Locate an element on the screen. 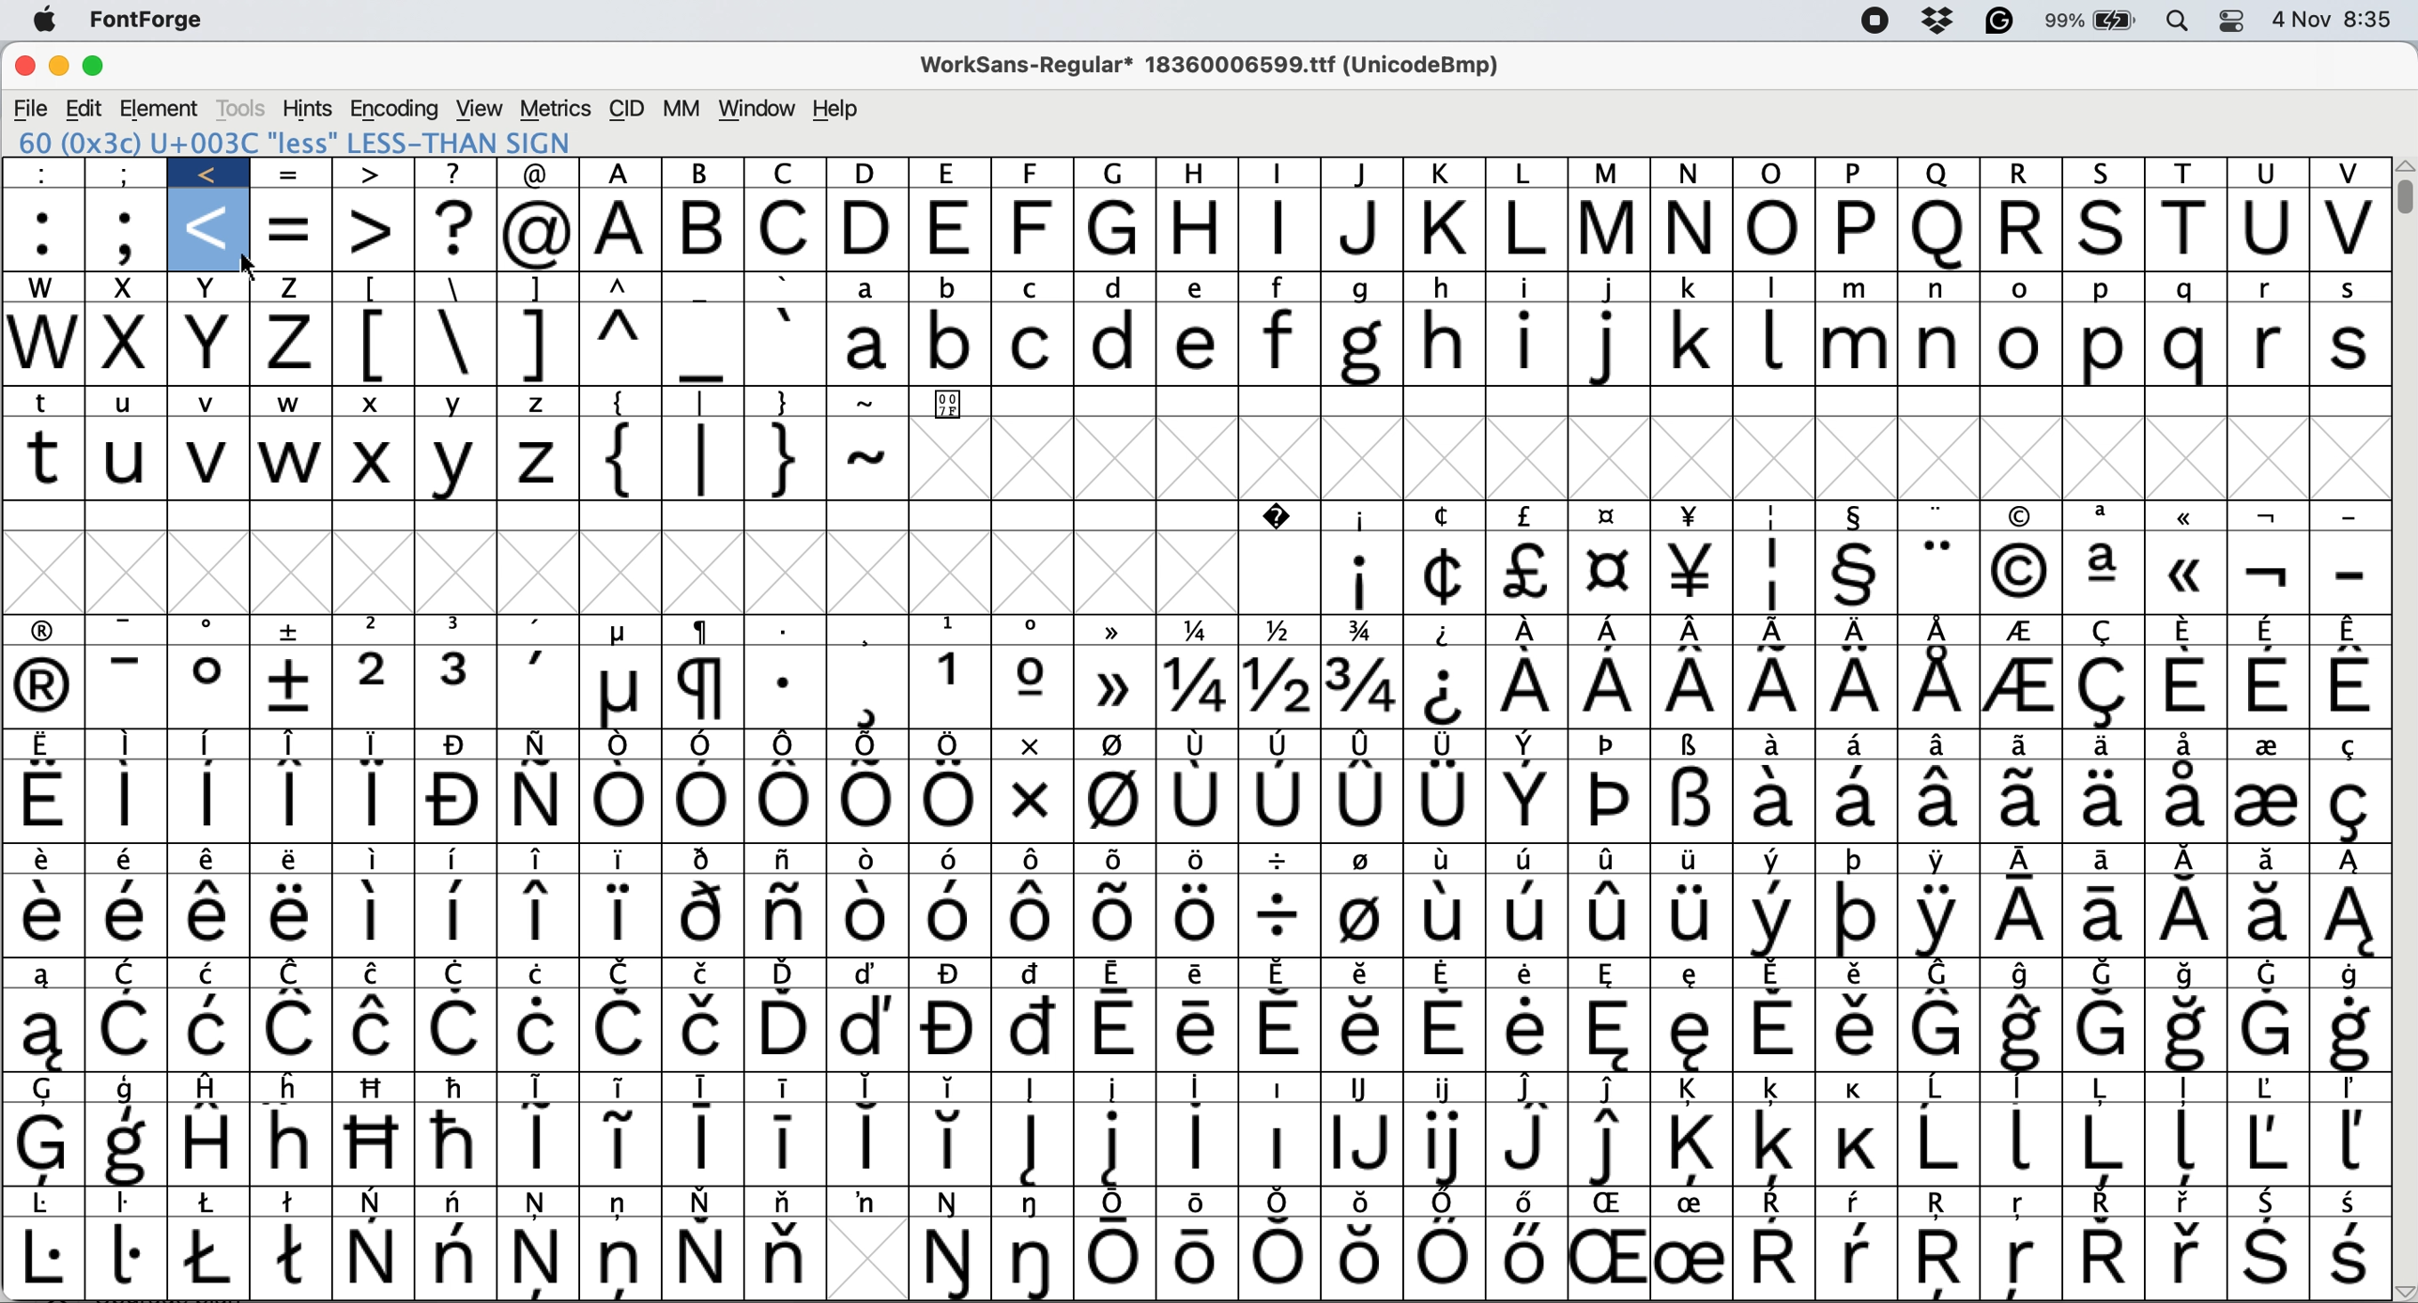 This screenshot has width=2418, height=1303. Symbol is located at coordinates (1039, 976).